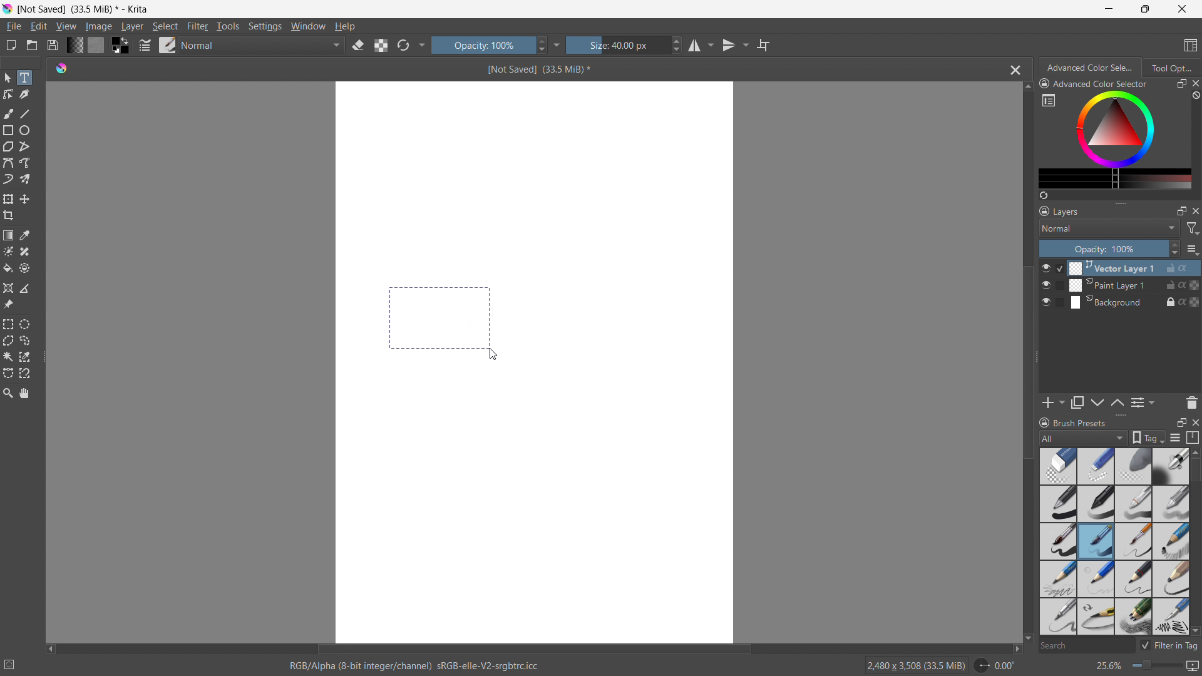  What do you see at coordinates (489, 44) in the screenshot?
I see `opacity control` at bounding box center [489, 44].